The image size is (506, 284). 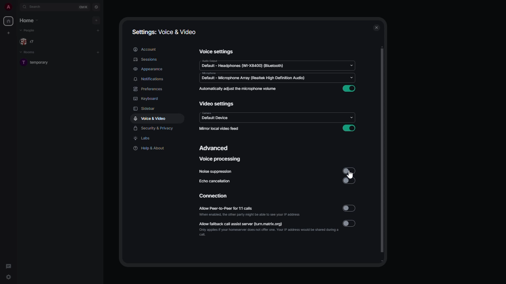 What do you see at coordinates (349, 89) in the screenshot?
I see `enabled` at bounding box center [349, 89].